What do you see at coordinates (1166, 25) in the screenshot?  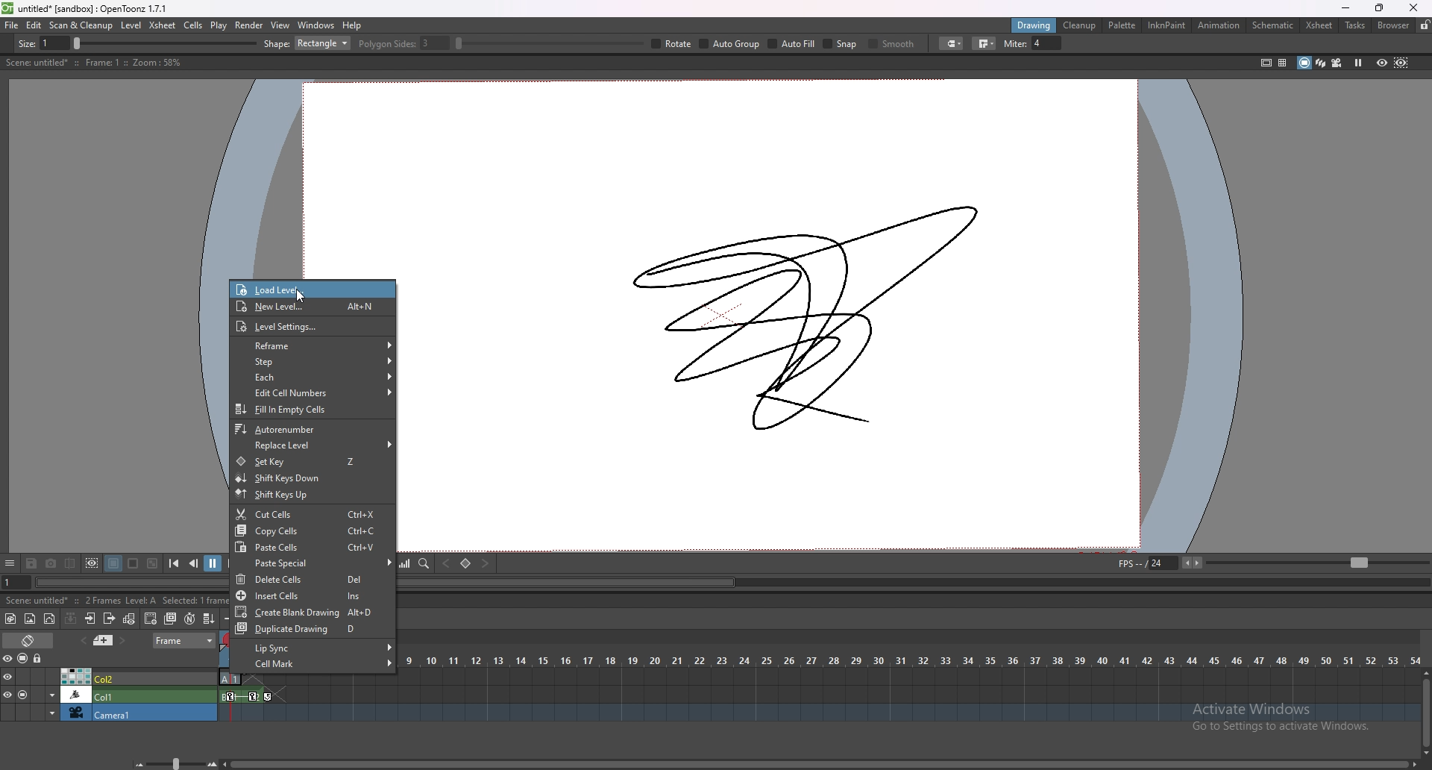 I see `inknpaint` at bounding box center [1166, 25].